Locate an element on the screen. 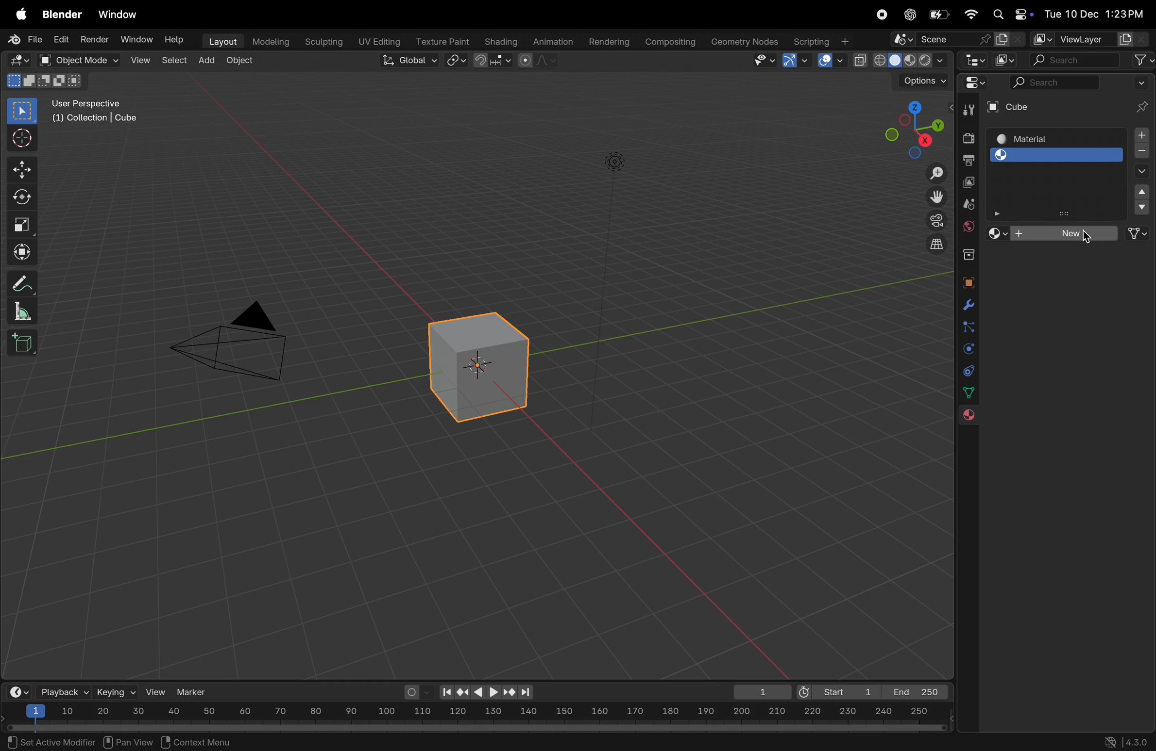  transform is located at coordinates (20, 250).